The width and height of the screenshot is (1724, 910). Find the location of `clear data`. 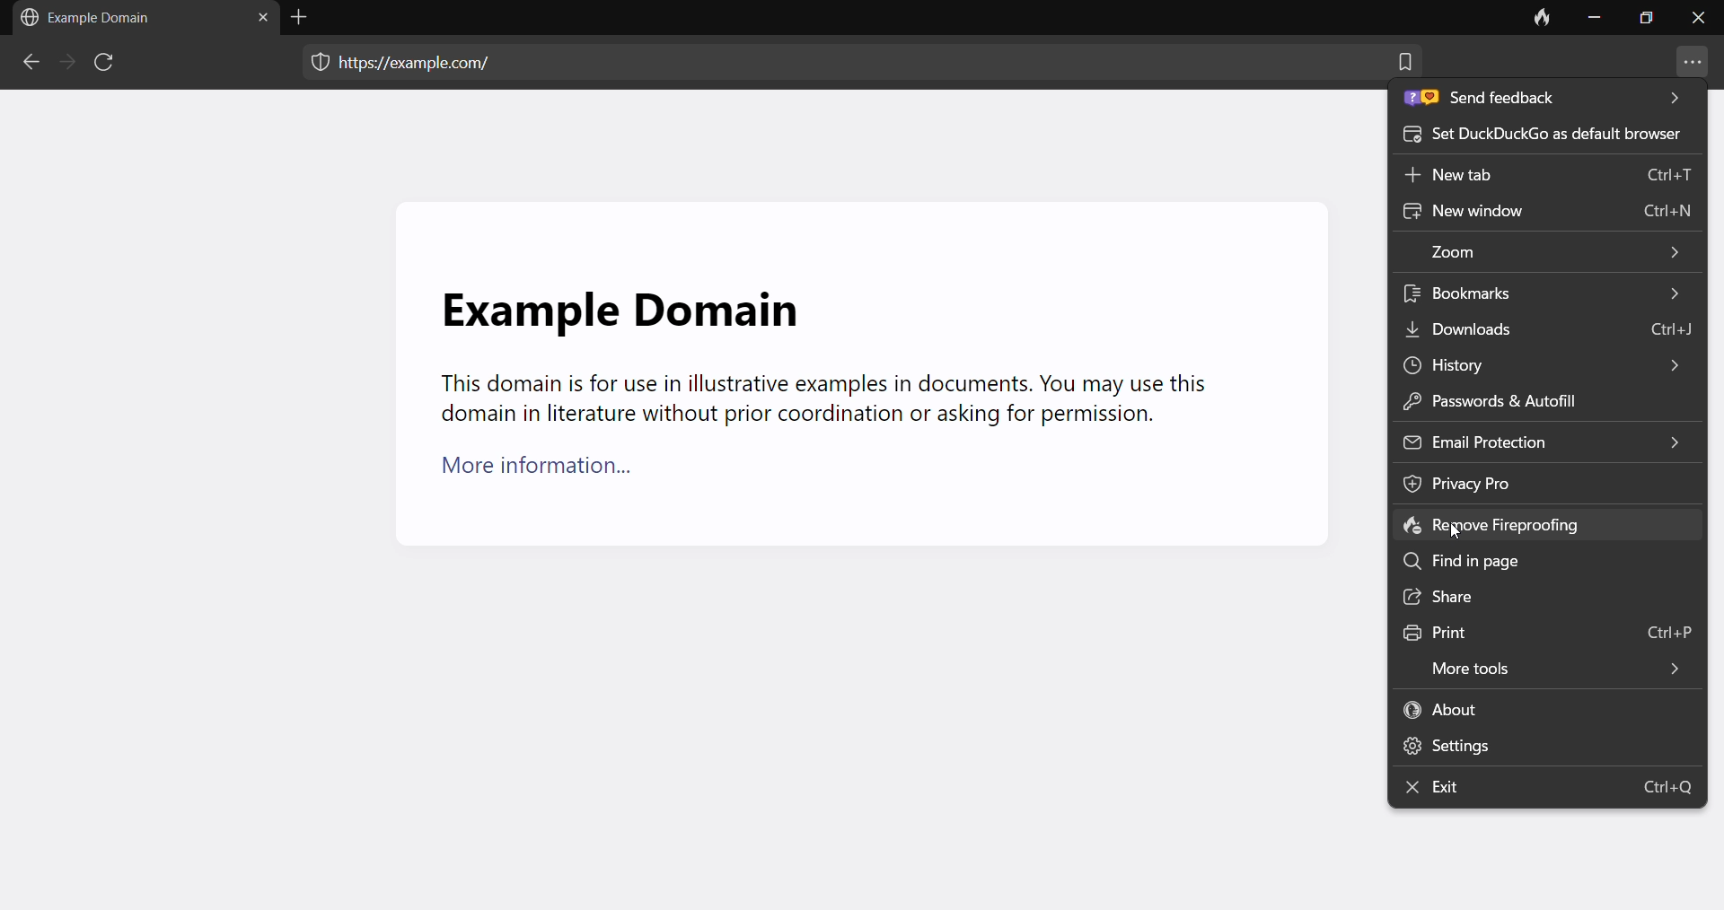

clear data is located at coordinates (1540, 21).